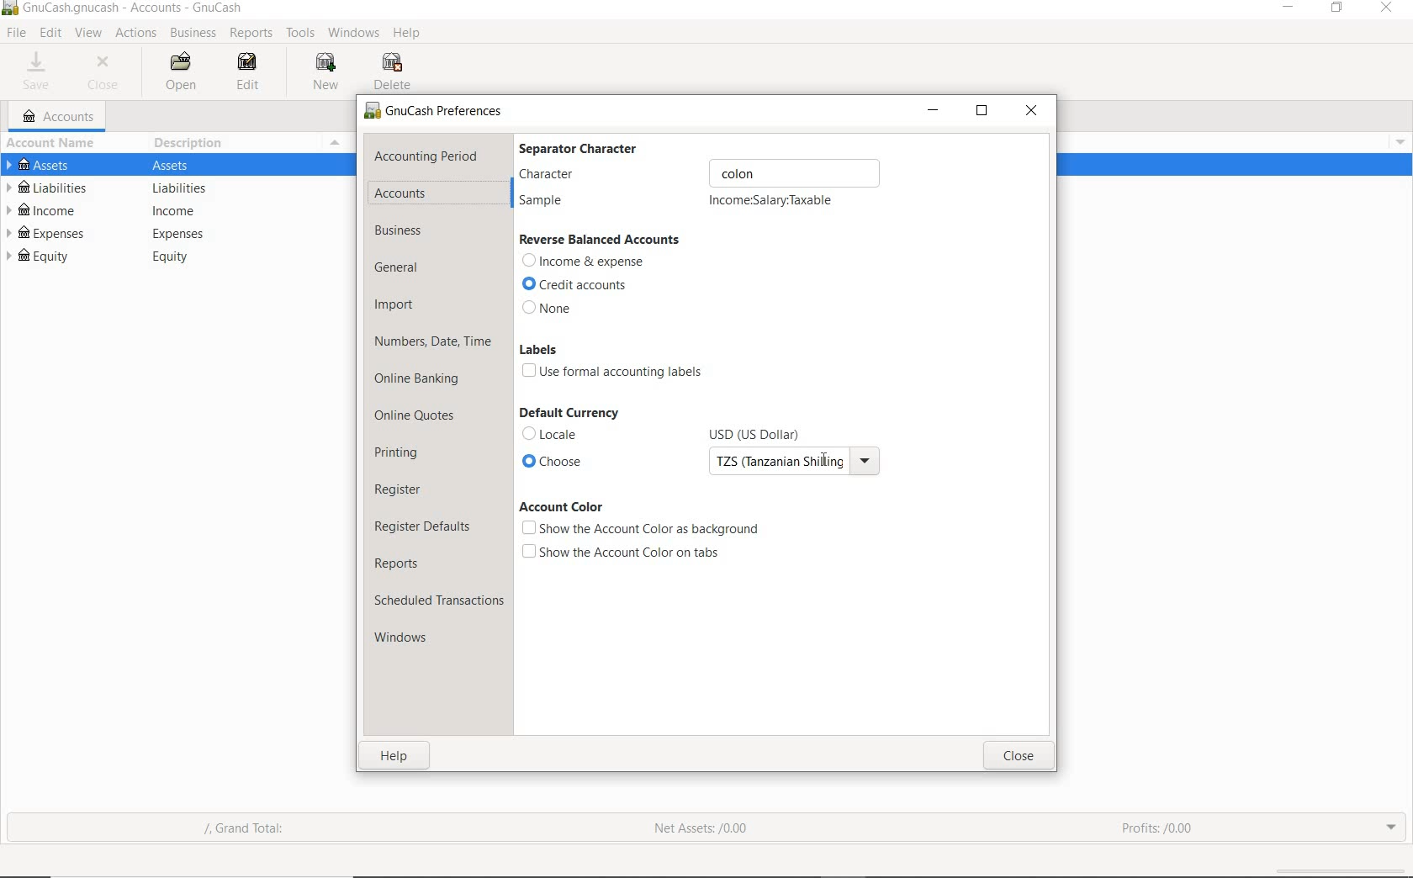 The image size is (1413, 878). Describe the element at coordinates (50, 33) in the screenshot. I see `EDIT` at that location.